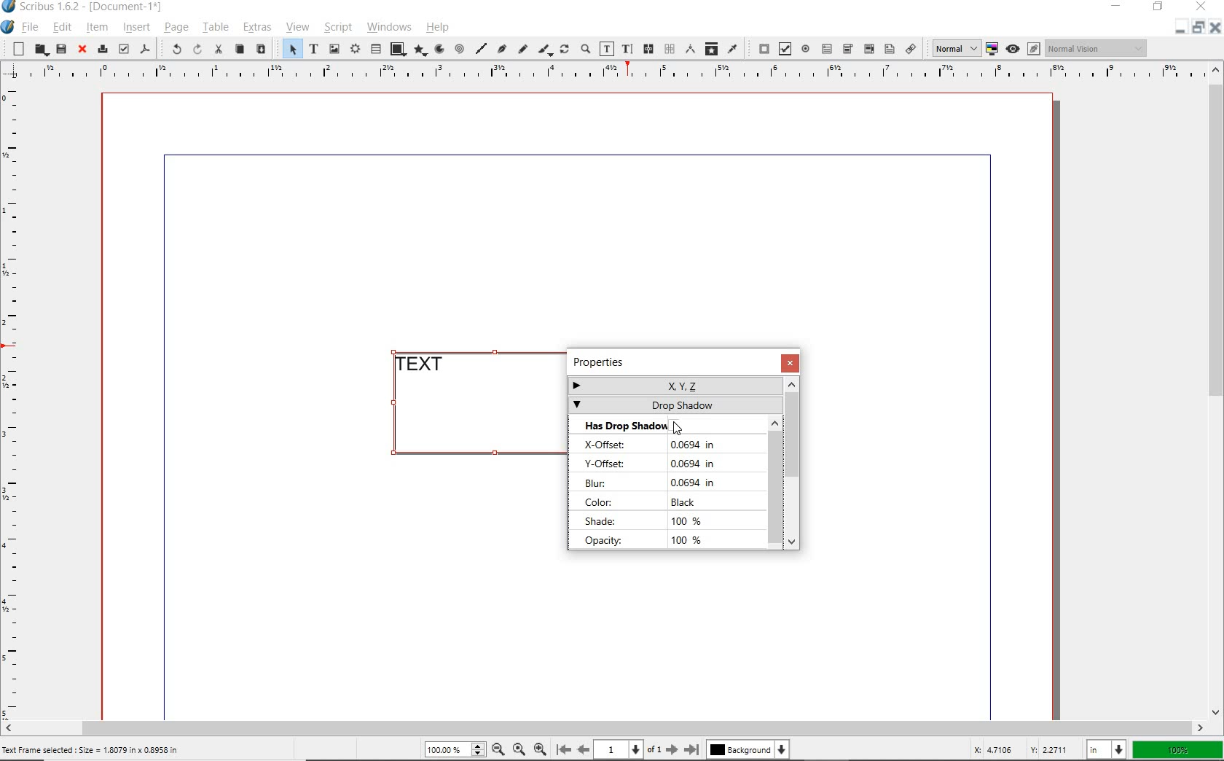 The width and height of the screenshot is (1224, 761). What do you see at coordinates (197, 49) in the screenshot?
I see `redo` at bounding box center [197, 49].